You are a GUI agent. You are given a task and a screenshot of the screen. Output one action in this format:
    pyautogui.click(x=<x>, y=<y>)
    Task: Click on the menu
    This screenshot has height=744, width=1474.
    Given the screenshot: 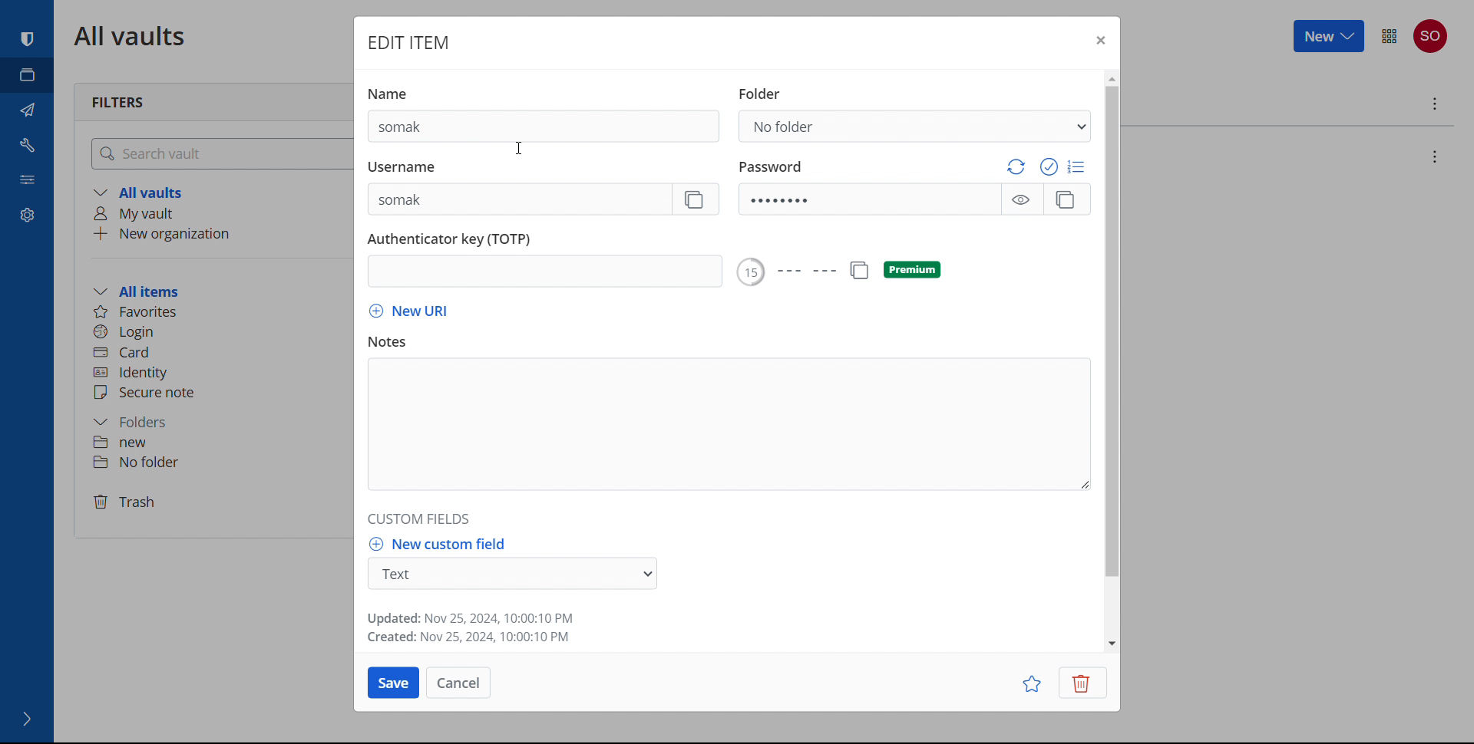 What is the action you would take?
    pyautogui.click(x=1390, y=35)
    